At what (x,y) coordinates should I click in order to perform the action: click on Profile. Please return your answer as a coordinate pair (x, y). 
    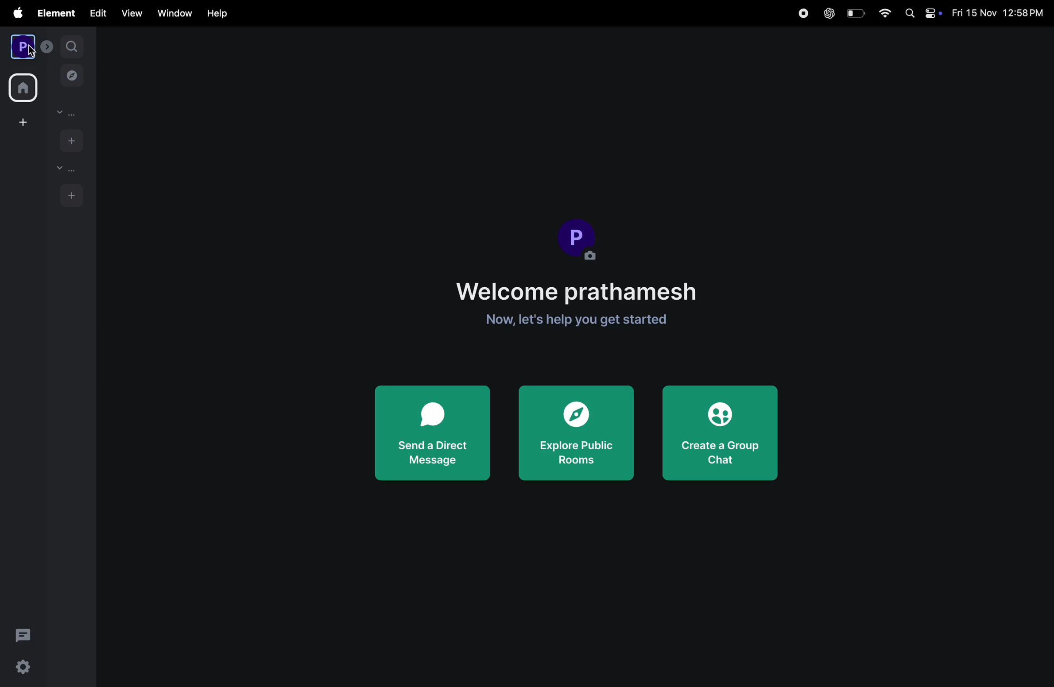
    Looking at the image, I should click on (579, 238).